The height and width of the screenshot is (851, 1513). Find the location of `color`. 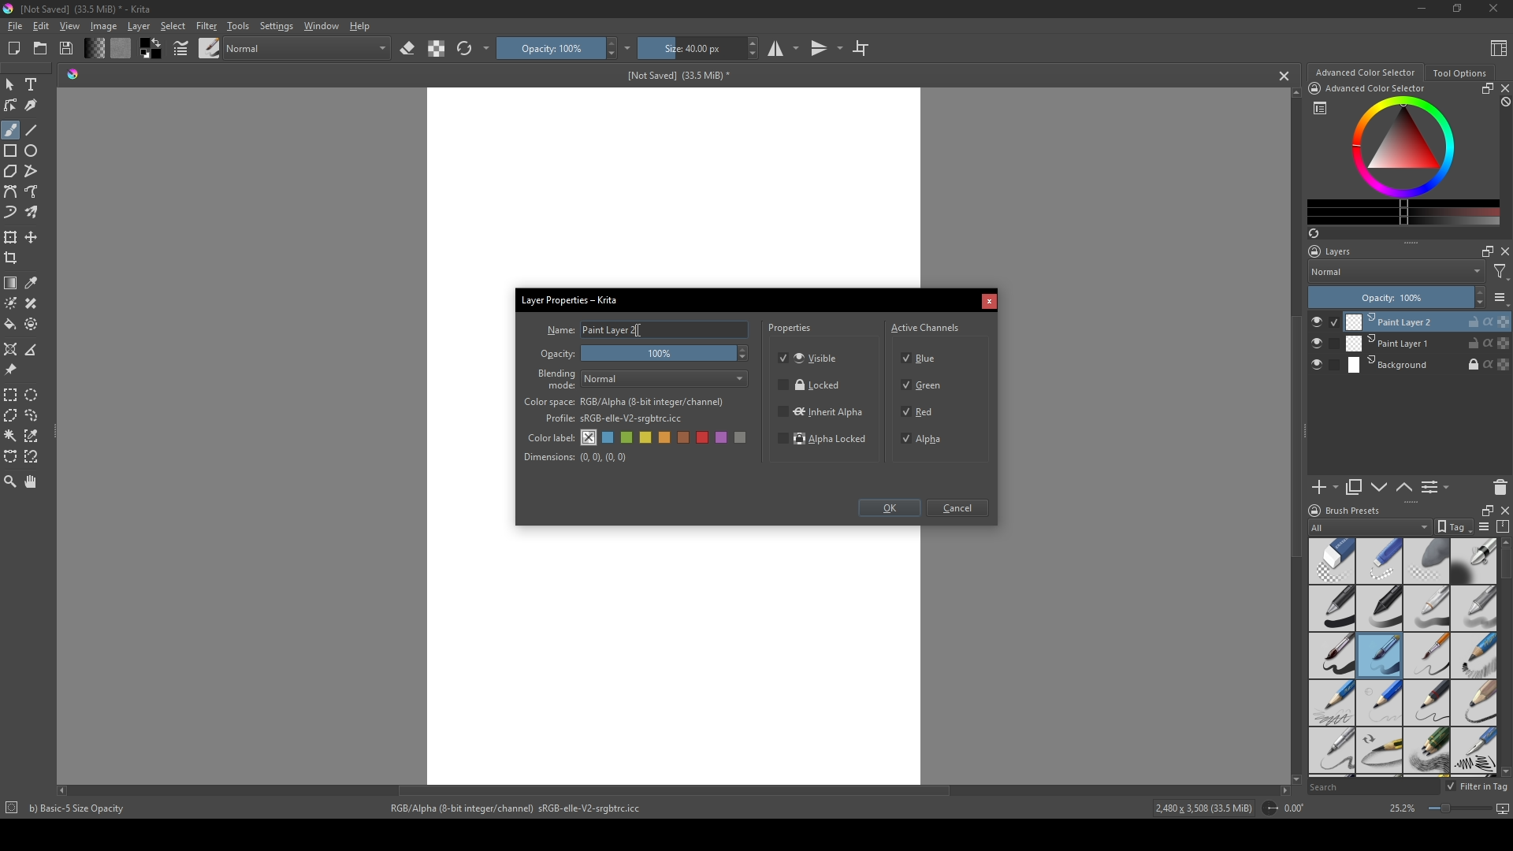

color is located at coordinates (149, 49).